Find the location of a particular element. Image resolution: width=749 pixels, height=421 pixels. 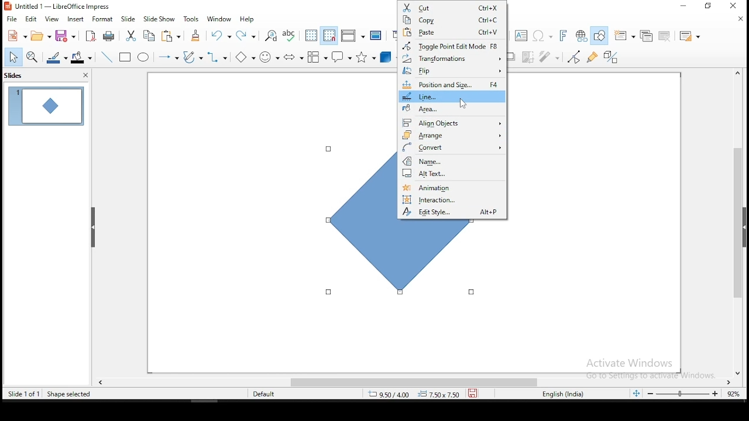

scroll right is located at coordinates (731, 381).